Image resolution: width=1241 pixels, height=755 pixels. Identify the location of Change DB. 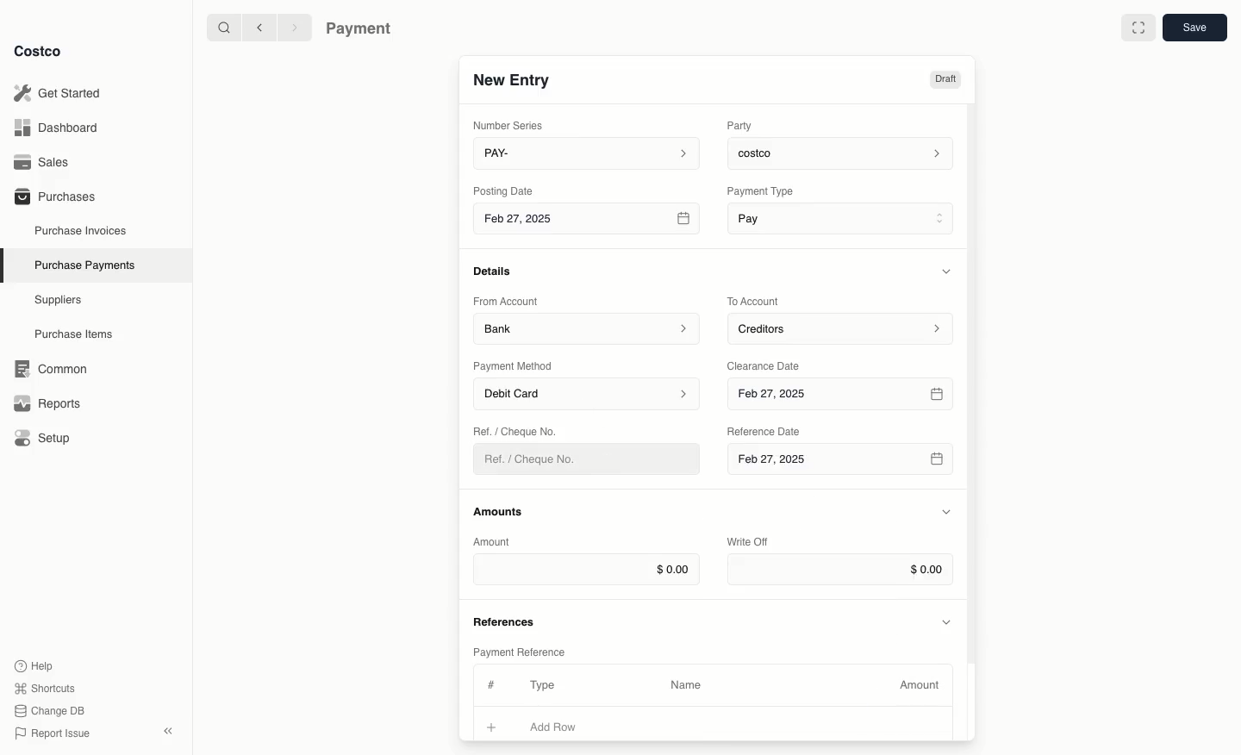
(53, 711).